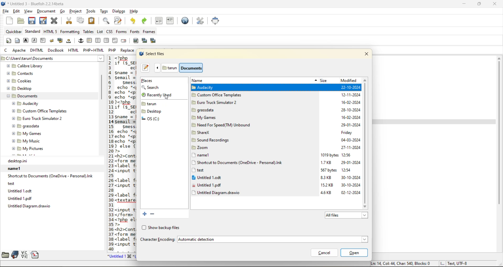 The height and width of the screenshot is (267, 503). I want to click on docbook, so click(56, 51).